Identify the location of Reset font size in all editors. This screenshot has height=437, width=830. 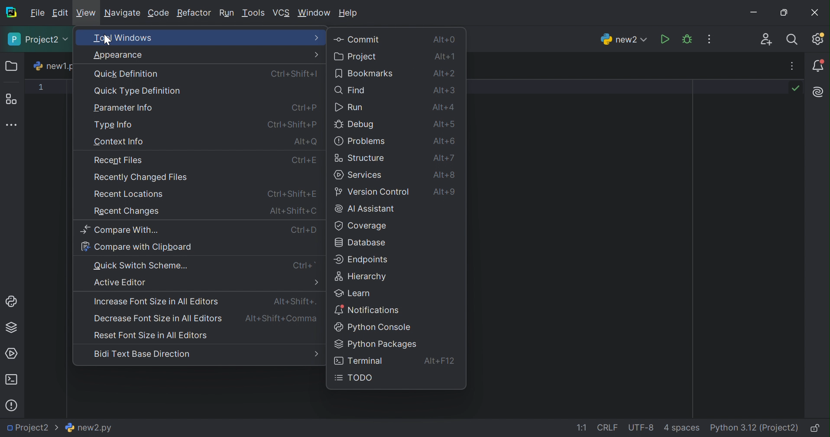
(153, 335).